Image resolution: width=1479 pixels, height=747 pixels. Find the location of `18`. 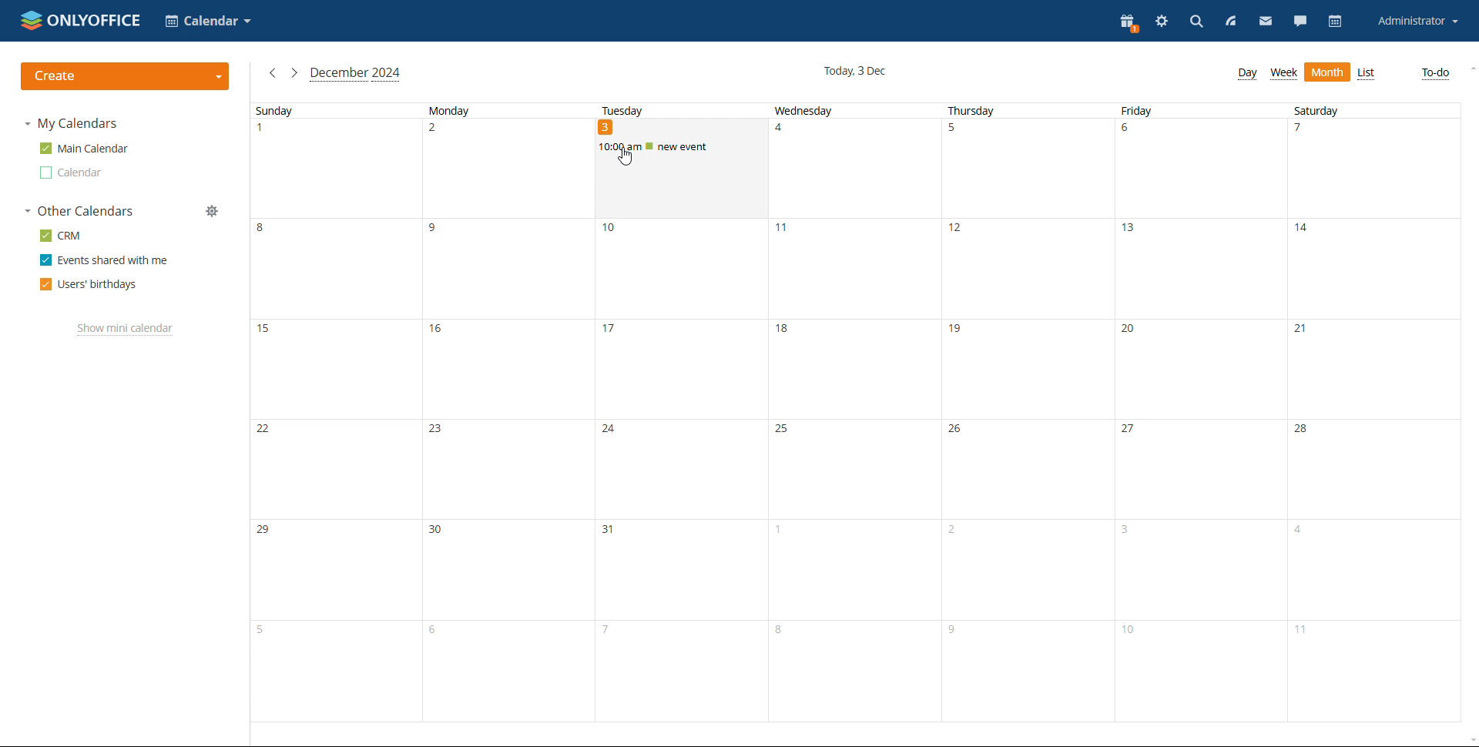

18 is located at coordinates (853, 370).